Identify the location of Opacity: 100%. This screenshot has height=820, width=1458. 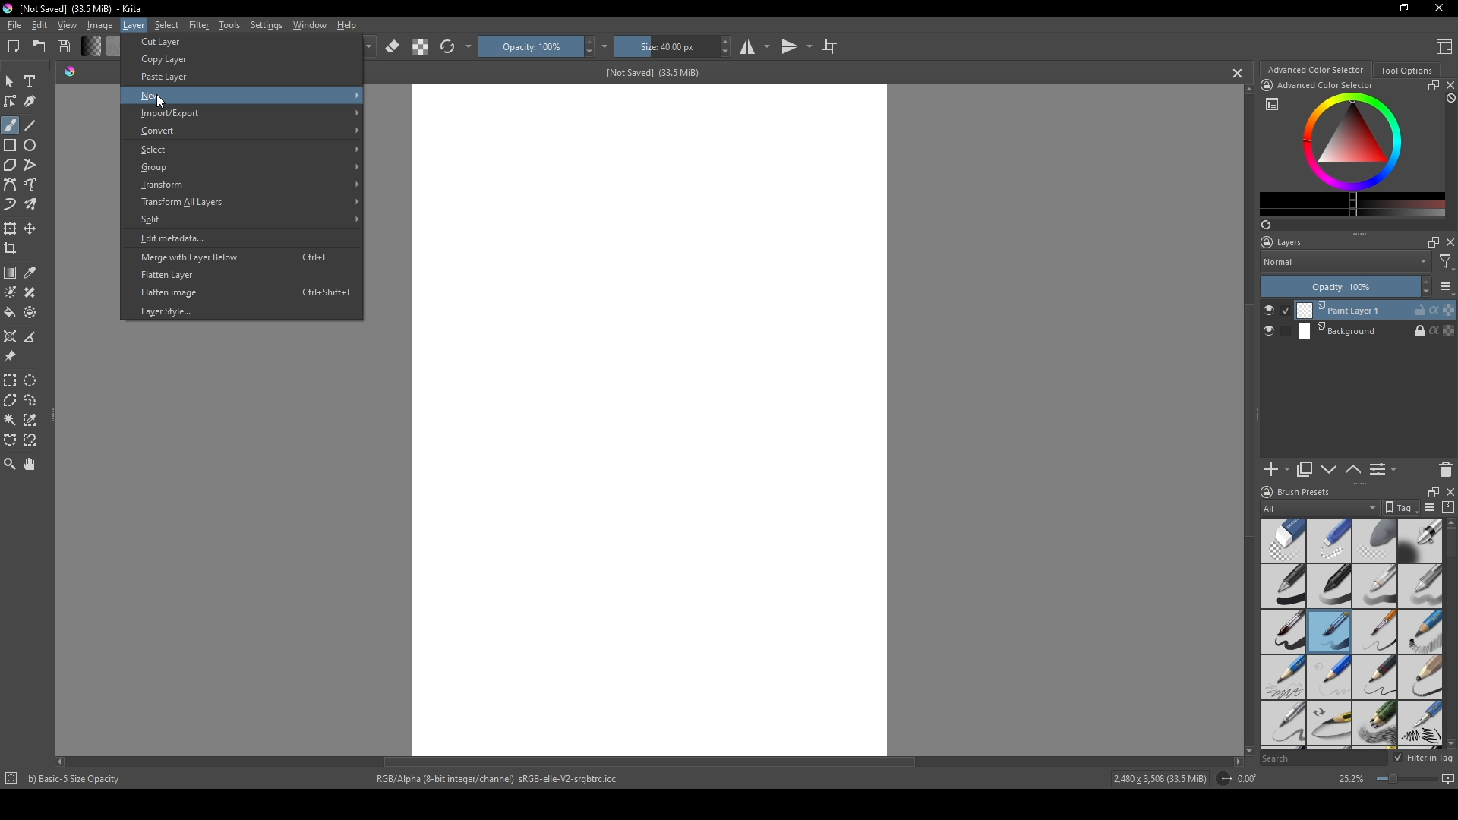
(1336, 287).